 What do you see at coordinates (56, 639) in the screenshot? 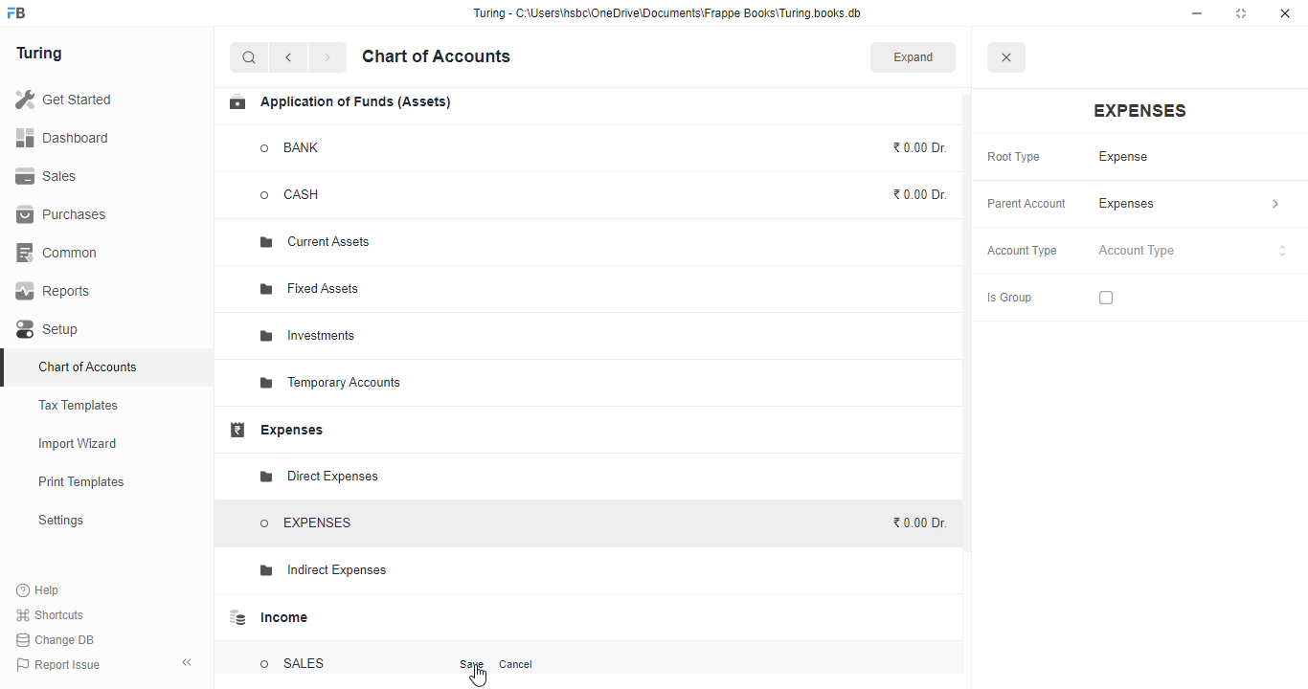
I see `change DB` at bounding box center [56, 639].